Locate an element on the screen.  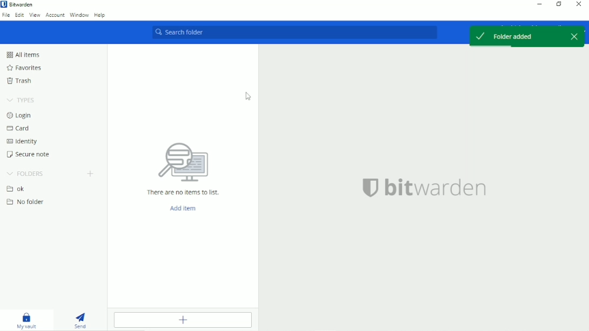
Cursor is located at coordinates (249, 96).